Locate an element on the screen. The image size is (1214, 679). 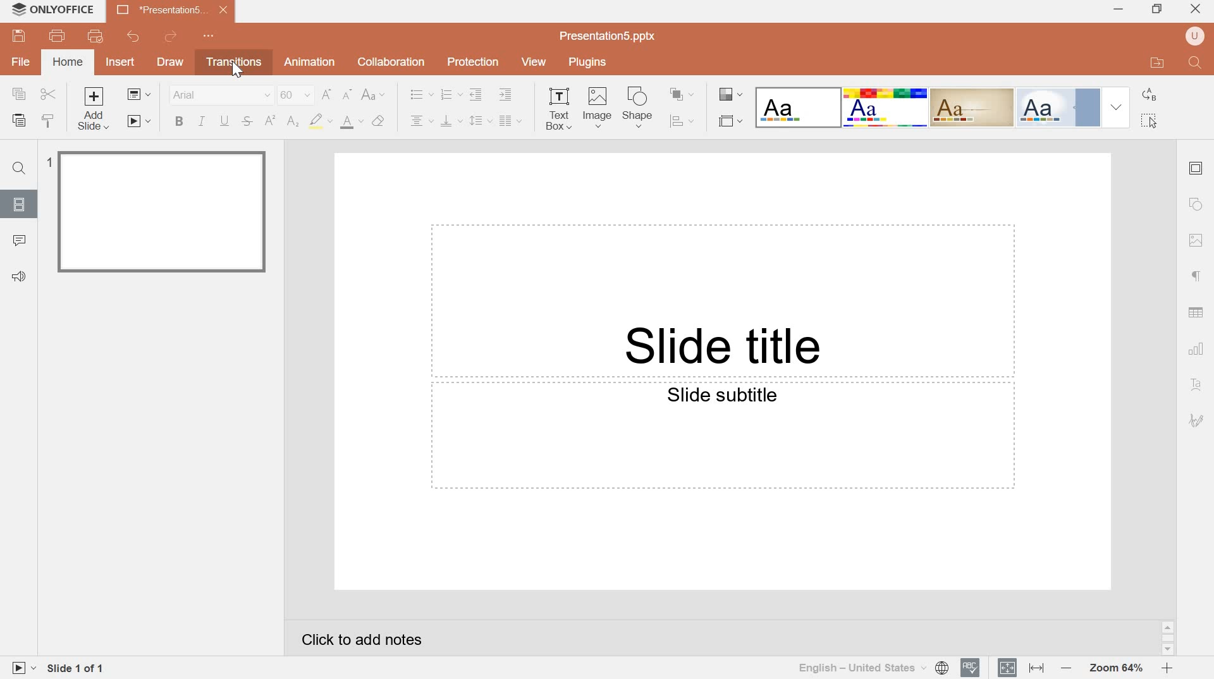
slide settings is located at coordinates (1196, 169).